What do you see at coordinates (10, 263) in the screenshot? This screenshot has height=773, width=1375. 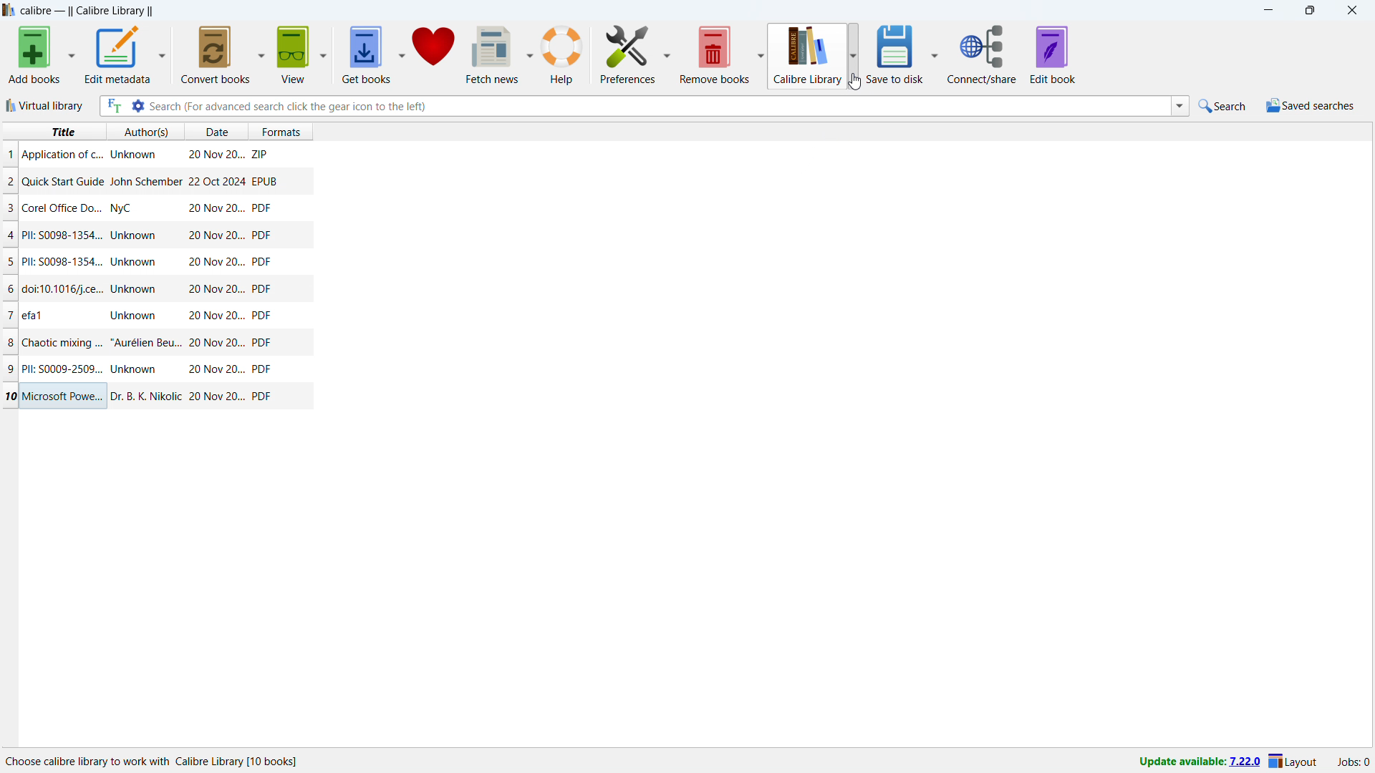 I see `5` at bounding box center [10, 263].